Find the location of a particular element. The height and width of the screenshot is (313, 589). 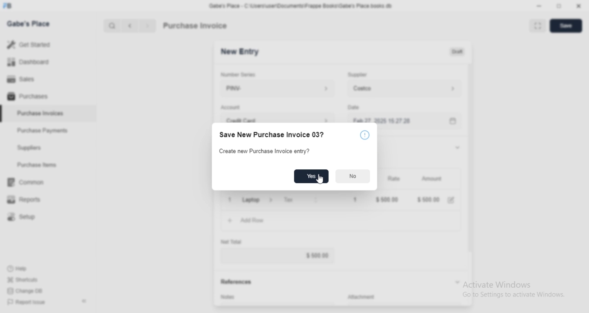

Laptop is located at coordinates (257, 200).